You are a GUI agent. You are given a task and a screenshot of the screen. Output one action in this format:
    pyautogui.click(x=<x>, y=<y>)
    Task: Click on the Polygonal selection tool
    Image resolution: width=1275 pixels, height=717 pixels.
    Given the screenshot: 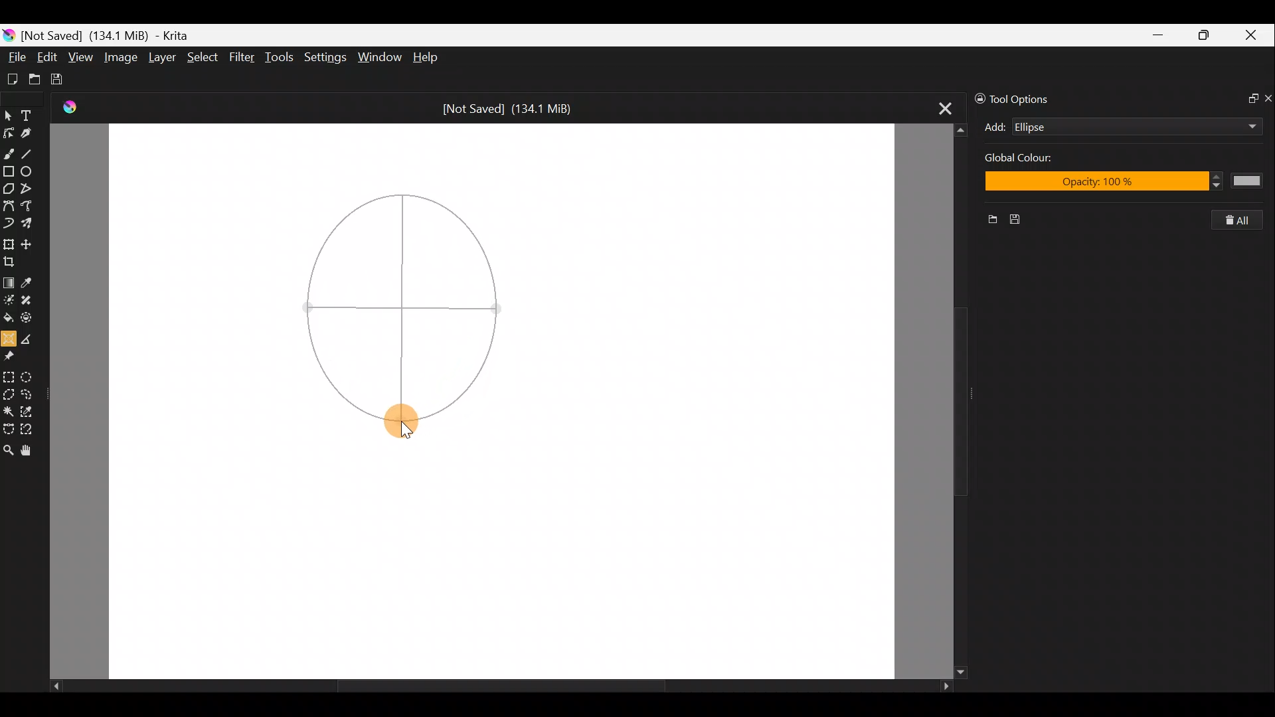 What is the action you would take?
    pyautogui.click(x=9, y=392)
    